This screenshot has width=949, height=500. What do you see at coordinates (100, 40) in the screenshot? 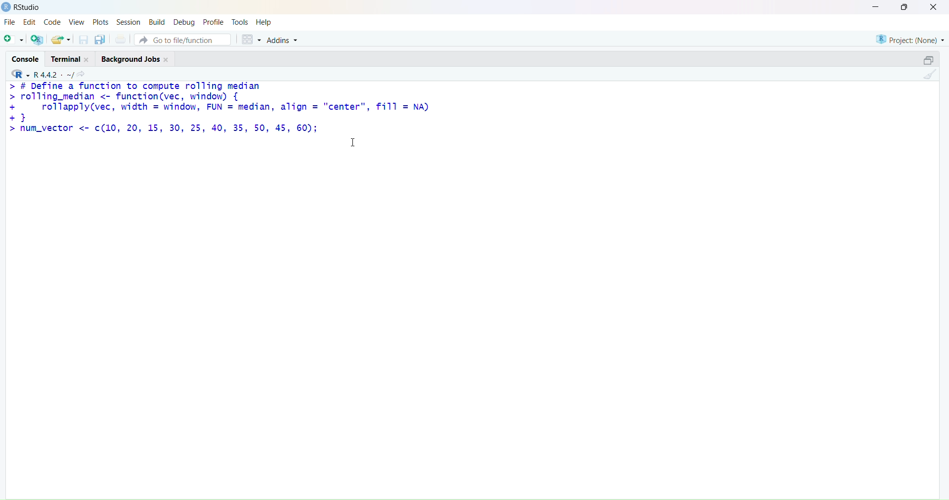
I see `copy` at bounding box center [100, 40].